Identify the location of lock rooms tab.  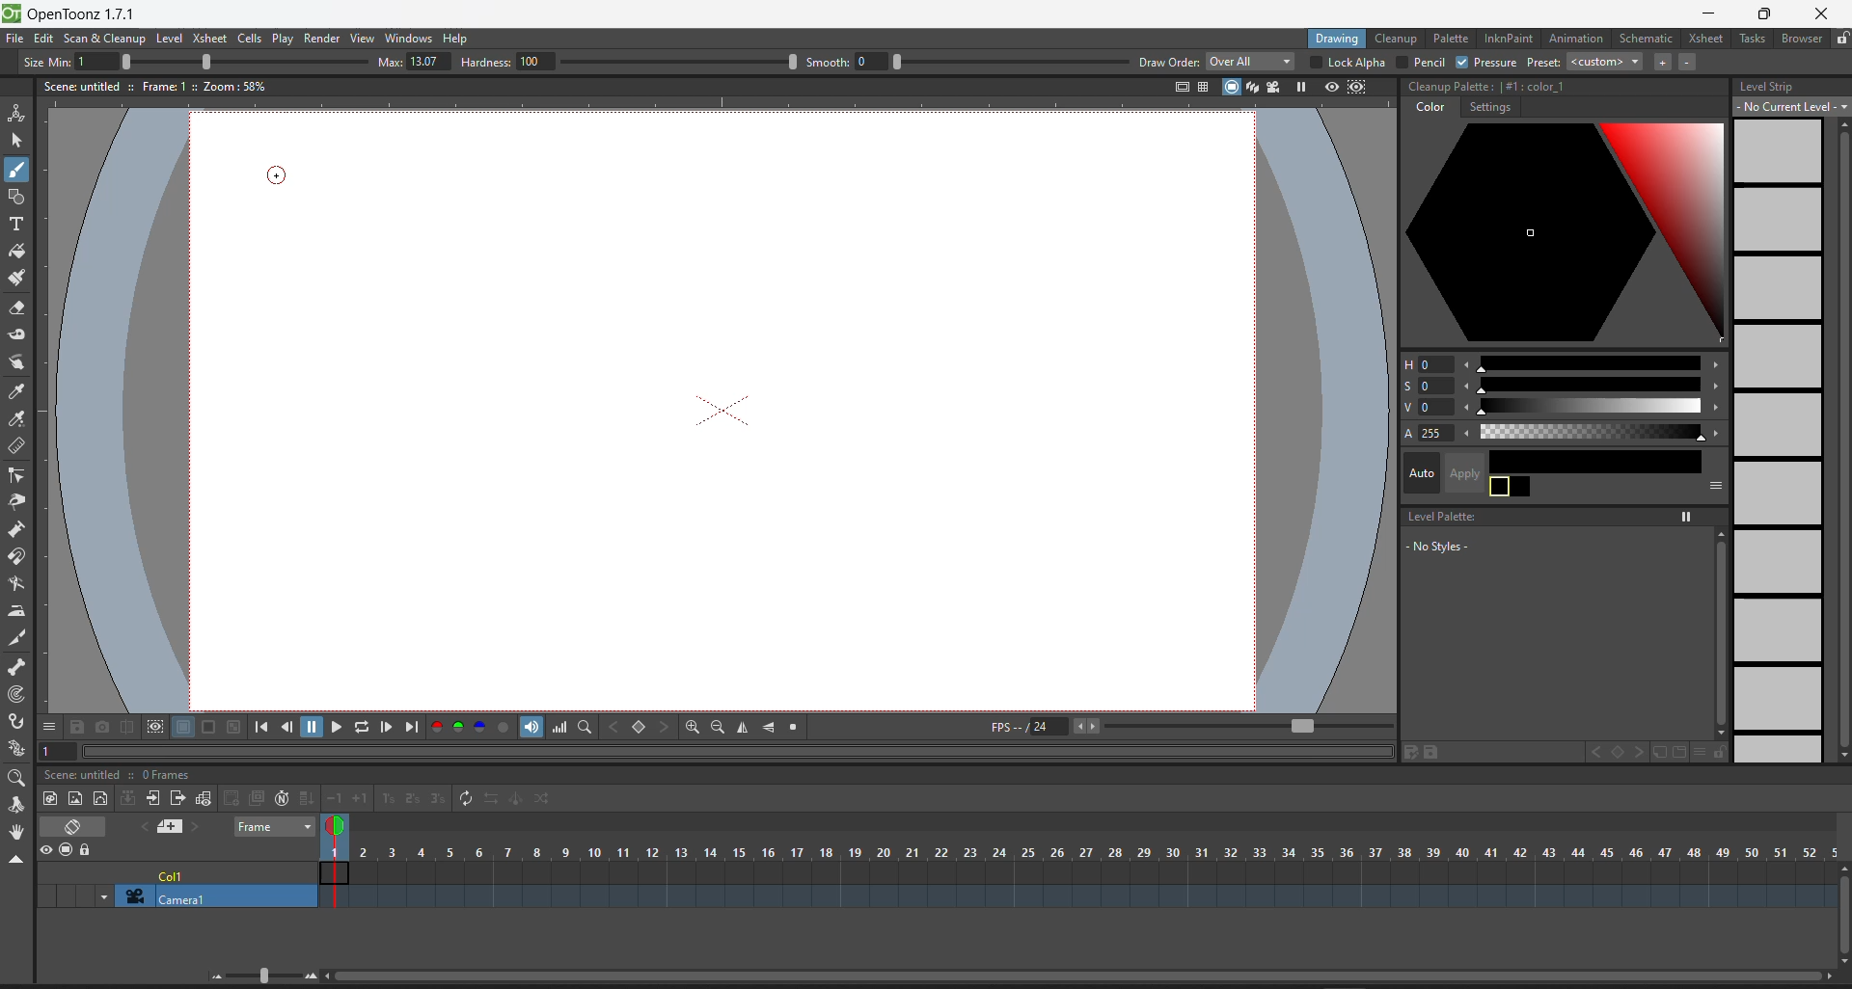
(1841, 39).